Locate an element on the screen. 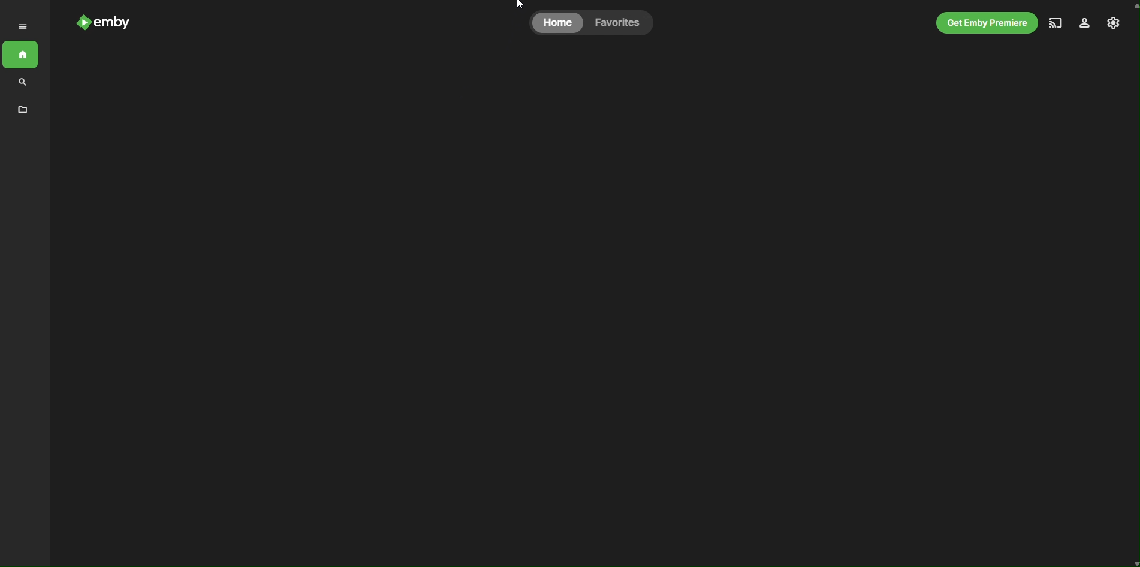 The width and height of the screenshot is (1140, 567). Menu is located at coordinates (23, 26).